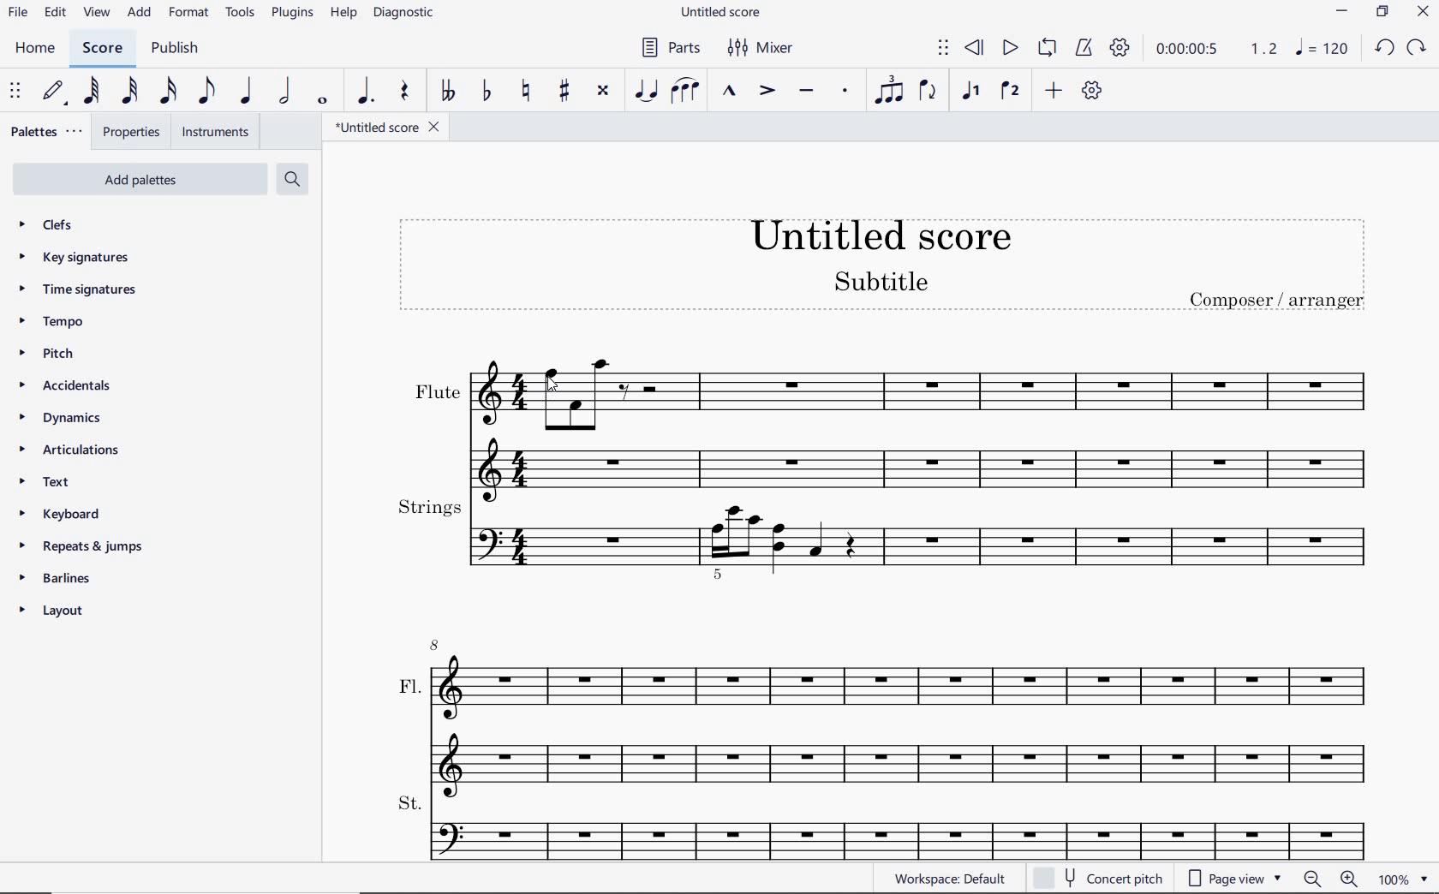 This screenshot has height=894, width=1439. What do you see at coordinates (56, 577) in the screenshot?
I see `barlines` at bounding box center [56, 577].